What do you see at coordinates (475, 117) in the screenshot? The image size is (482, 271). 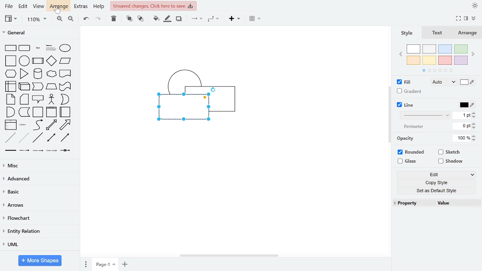 I see `decrease line width` at bounding box center [475, 117].